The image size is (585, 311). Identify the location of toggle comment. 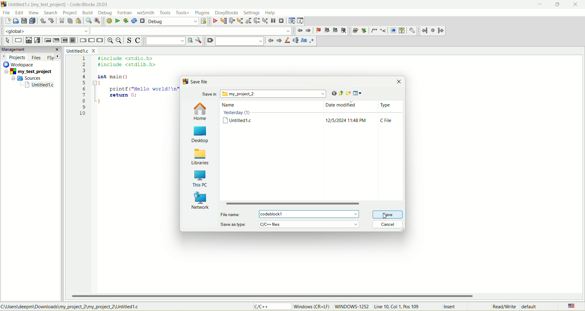
(138, 41).